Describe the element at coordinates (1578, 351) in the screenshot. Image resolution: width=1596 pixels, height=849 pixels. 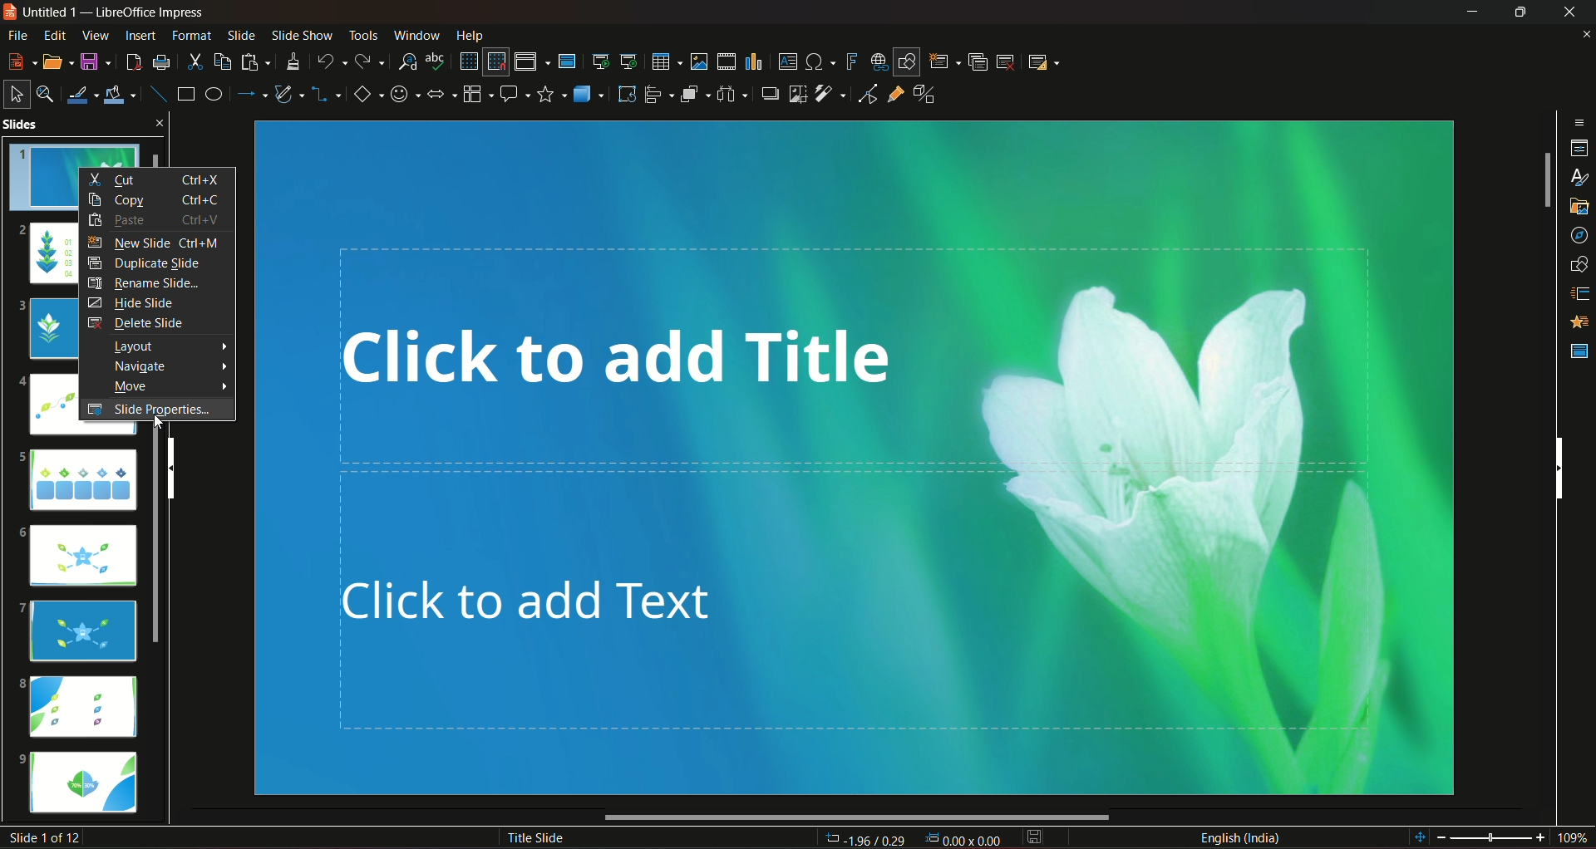
I see `master slides ` at that location.